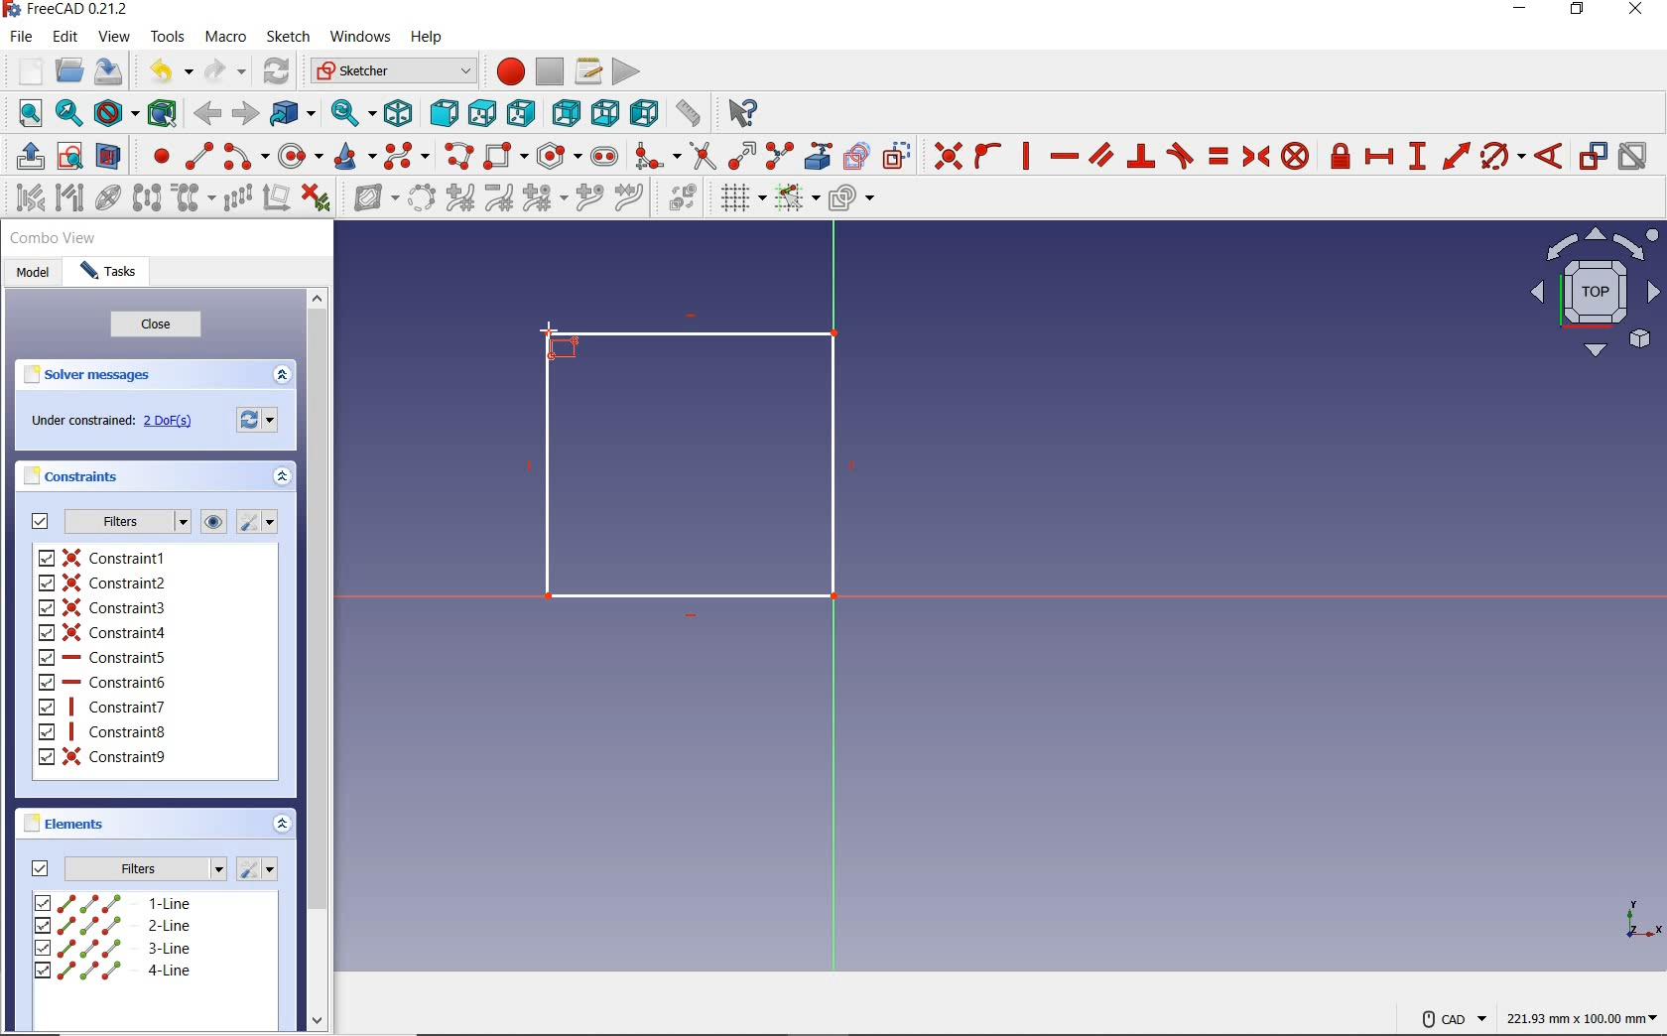 This screenshot has width=1667, height=1036. Describe the element at coordinates (896, 154) in the screenshot. I see `toggle construction geometry` at that location.